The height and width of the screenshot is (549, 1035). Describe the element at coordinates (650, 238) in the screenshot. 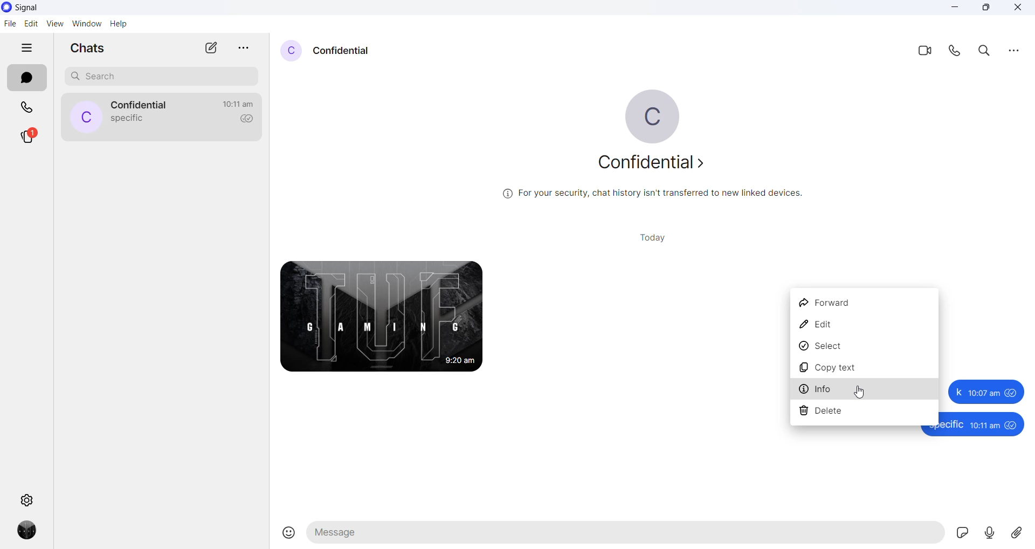

I see `today heading` at that location.